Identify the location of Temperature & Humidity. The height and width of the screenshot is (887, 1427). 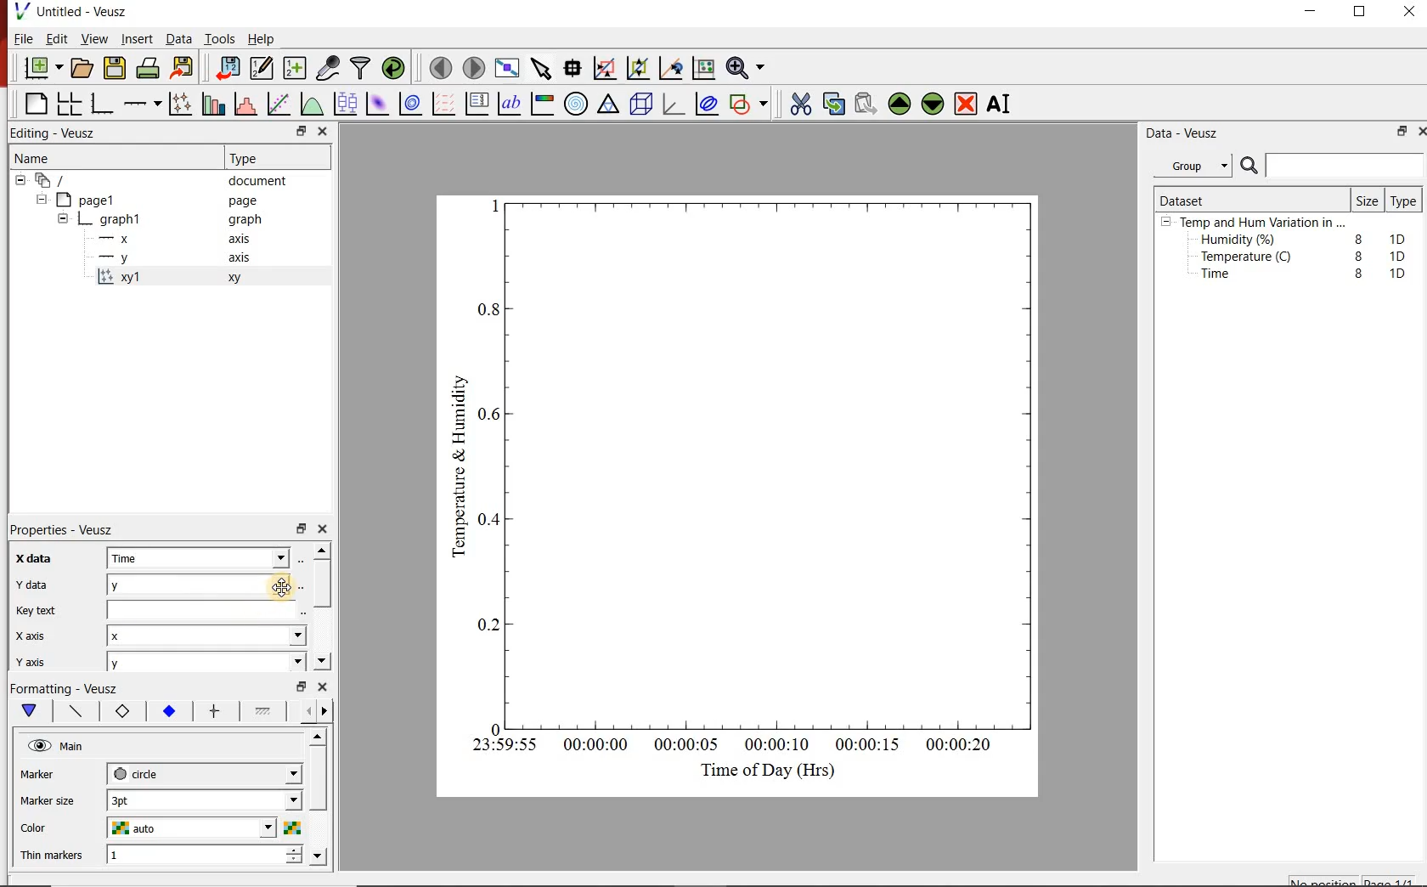
(459, 461).